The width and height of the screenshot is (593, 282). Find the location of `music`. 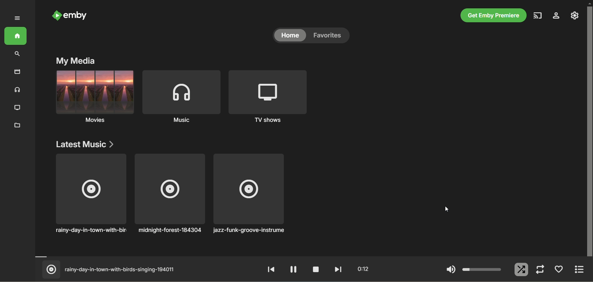

music is located at coordinates (18, 90).